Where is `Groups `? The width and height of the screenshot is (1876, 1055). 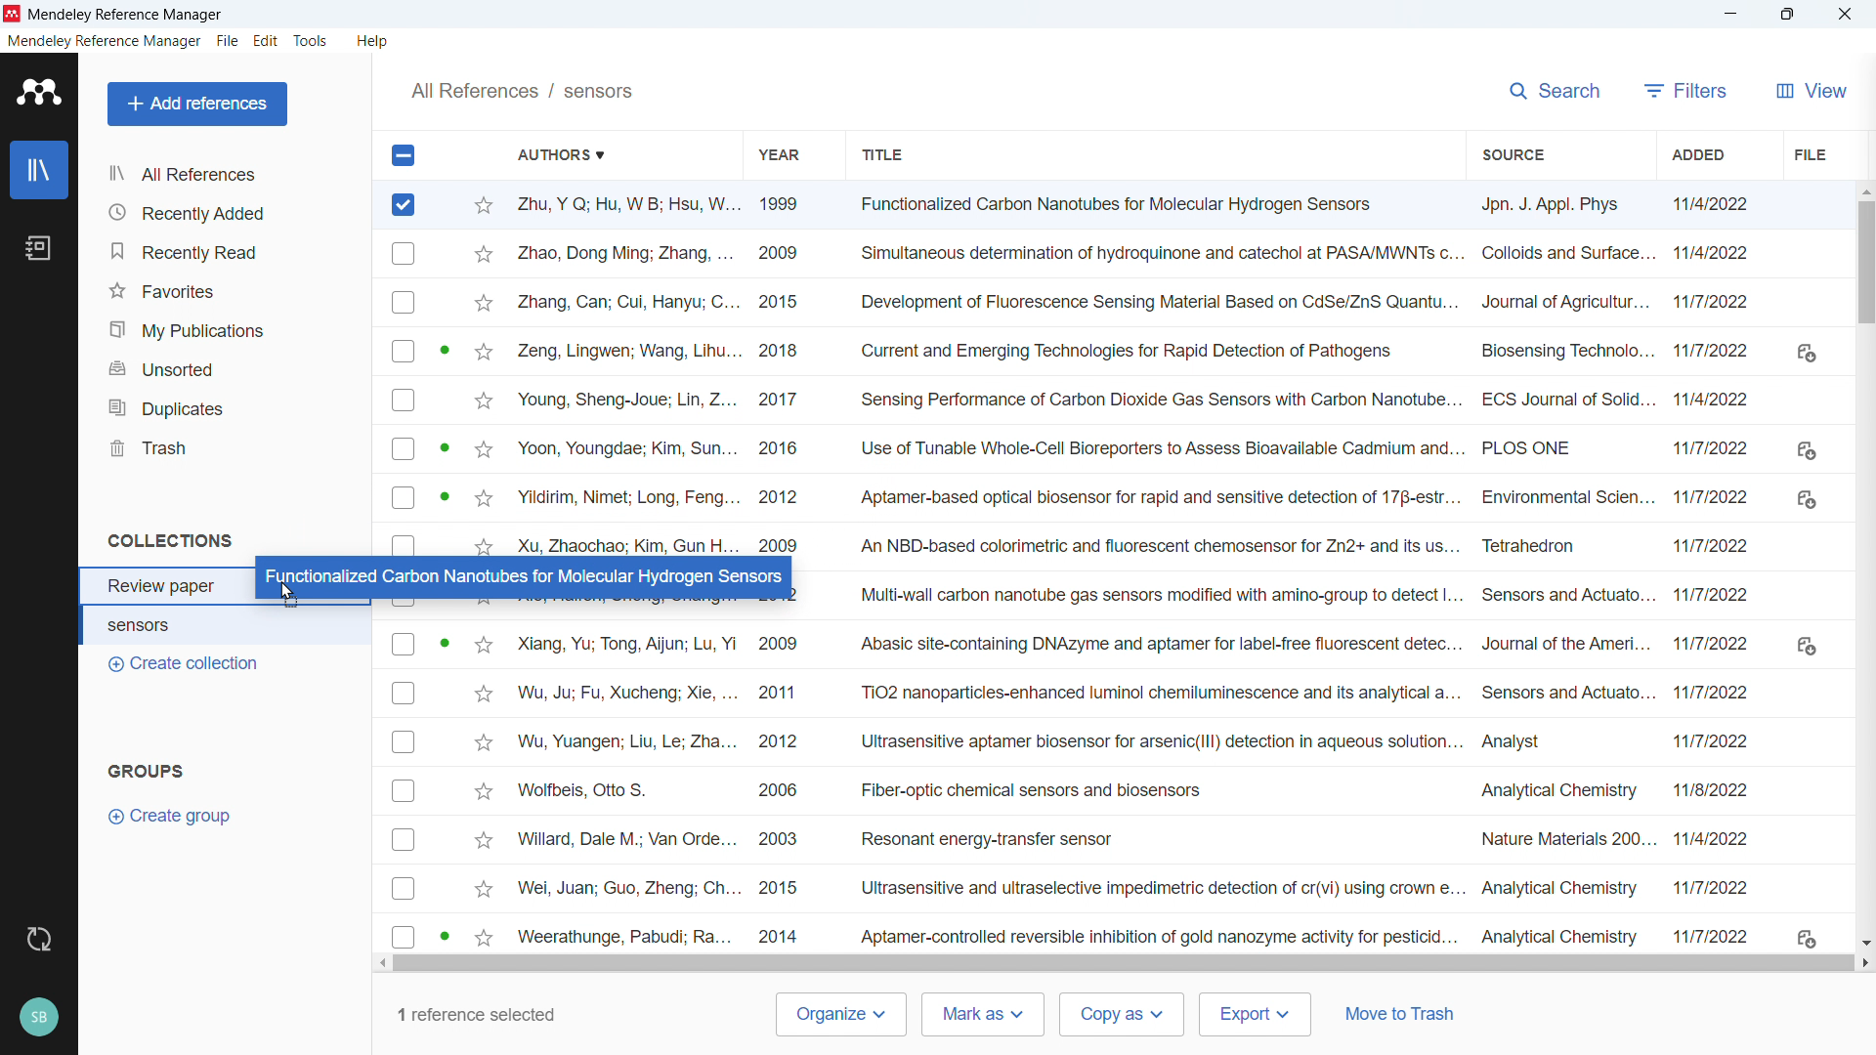 Groups  is located at coordinates (150, 771).